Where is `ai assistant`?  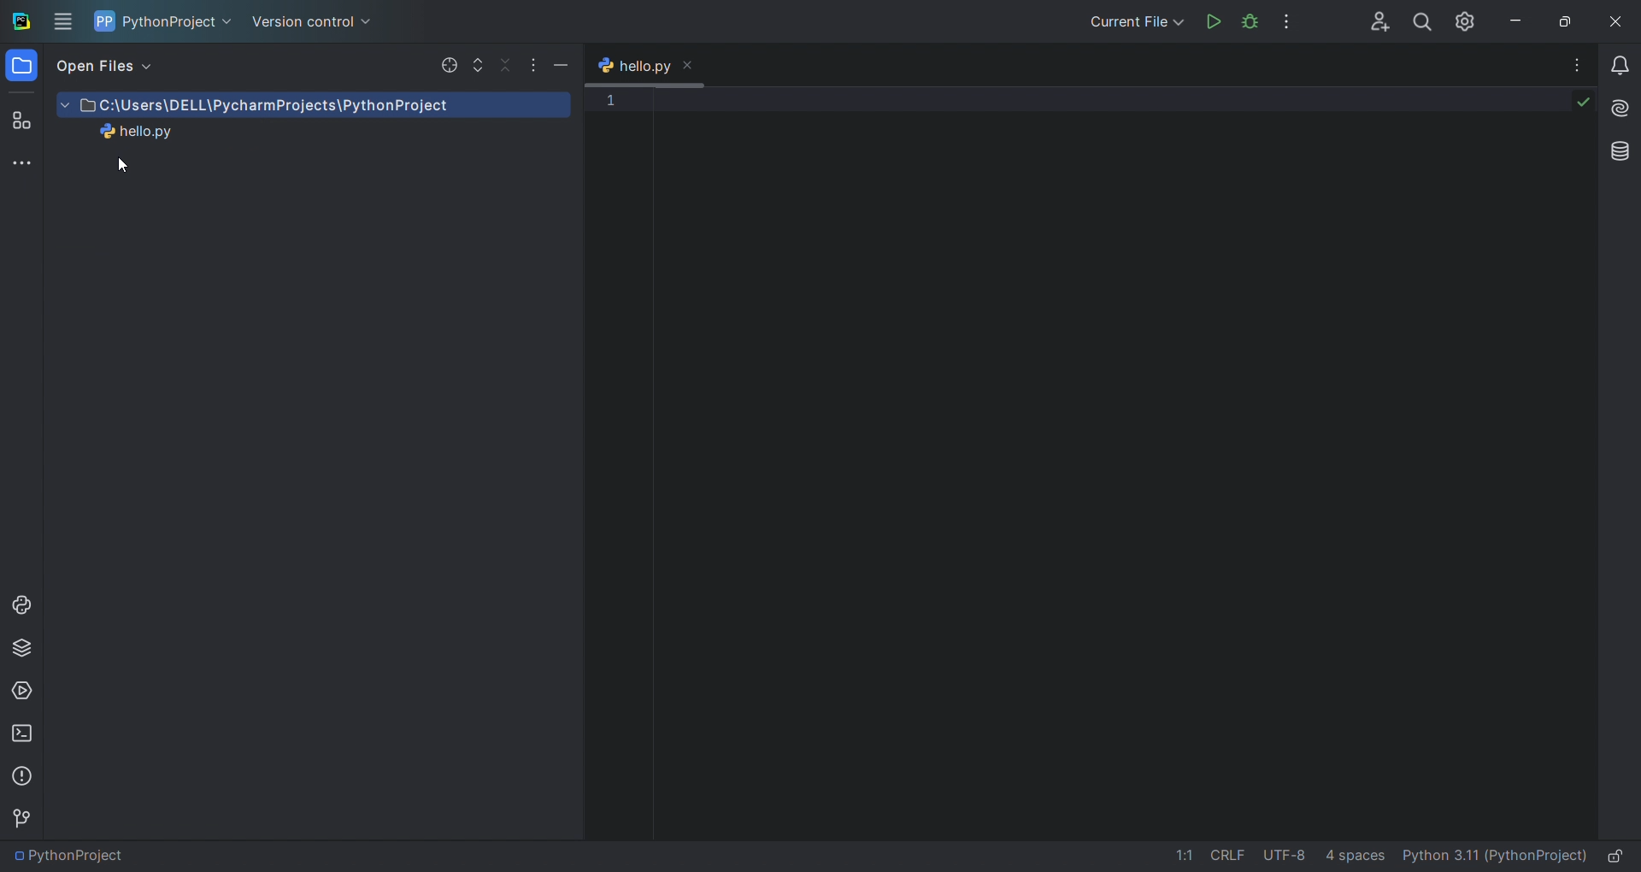
ai assistant is located at coordinates (1620, 107).